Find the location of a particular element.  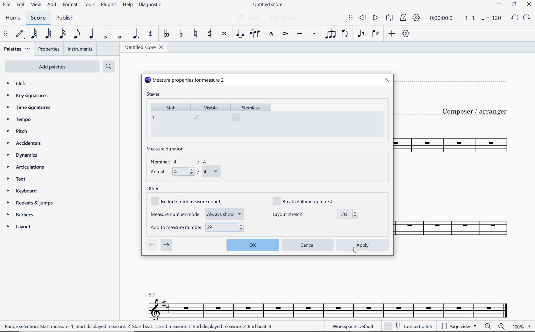

ACCENT is located at coordinates (285, 34).